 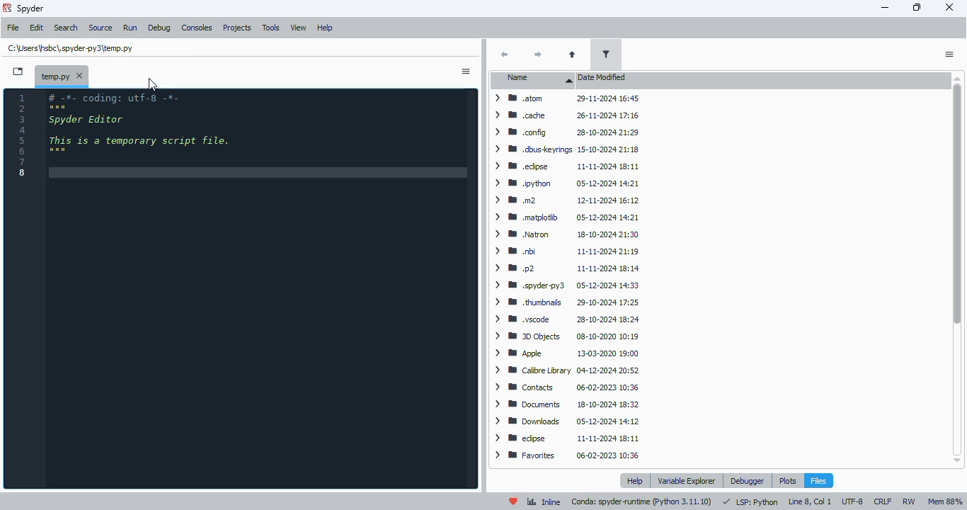 I want to click on parent, so click(x=573, y=55).